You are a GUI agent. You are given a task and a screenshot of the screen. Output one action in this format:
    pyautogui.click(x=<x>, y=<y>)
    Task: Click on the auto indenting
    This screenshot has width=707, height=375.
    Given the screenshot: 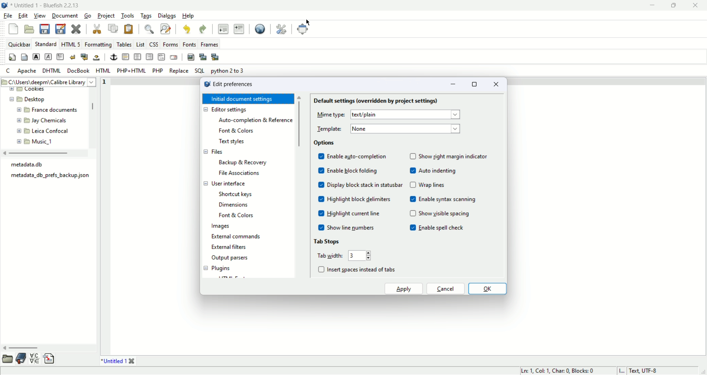 What is the action you would take?
    pyautogui.click(x=442, y=170)
    